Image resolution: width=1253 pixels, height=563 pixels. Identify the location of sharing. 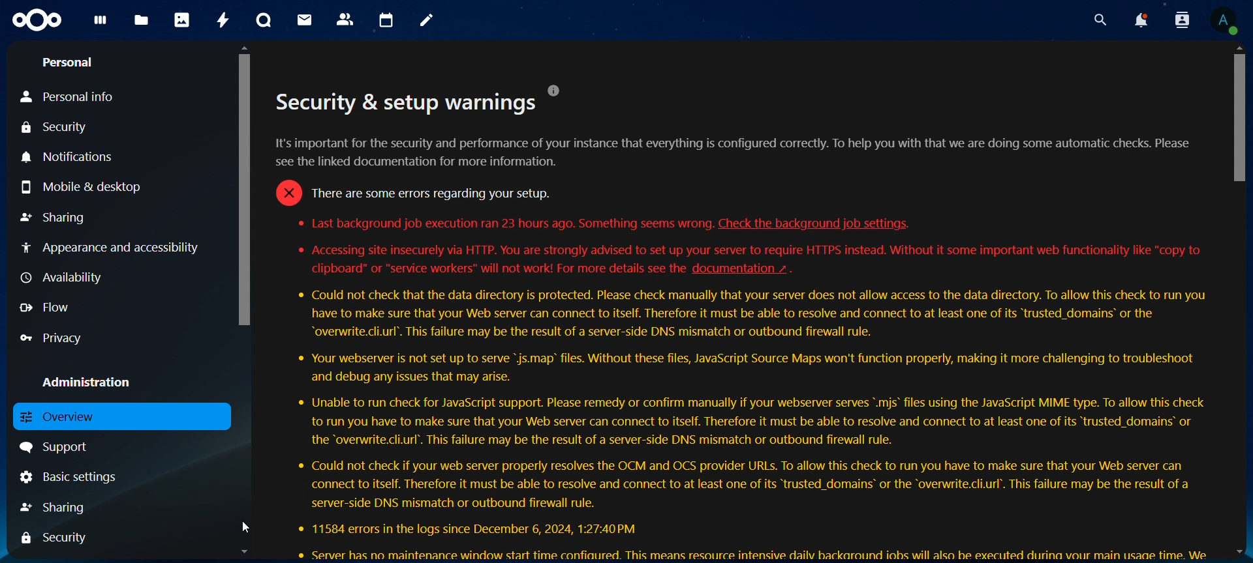
(55, 218).